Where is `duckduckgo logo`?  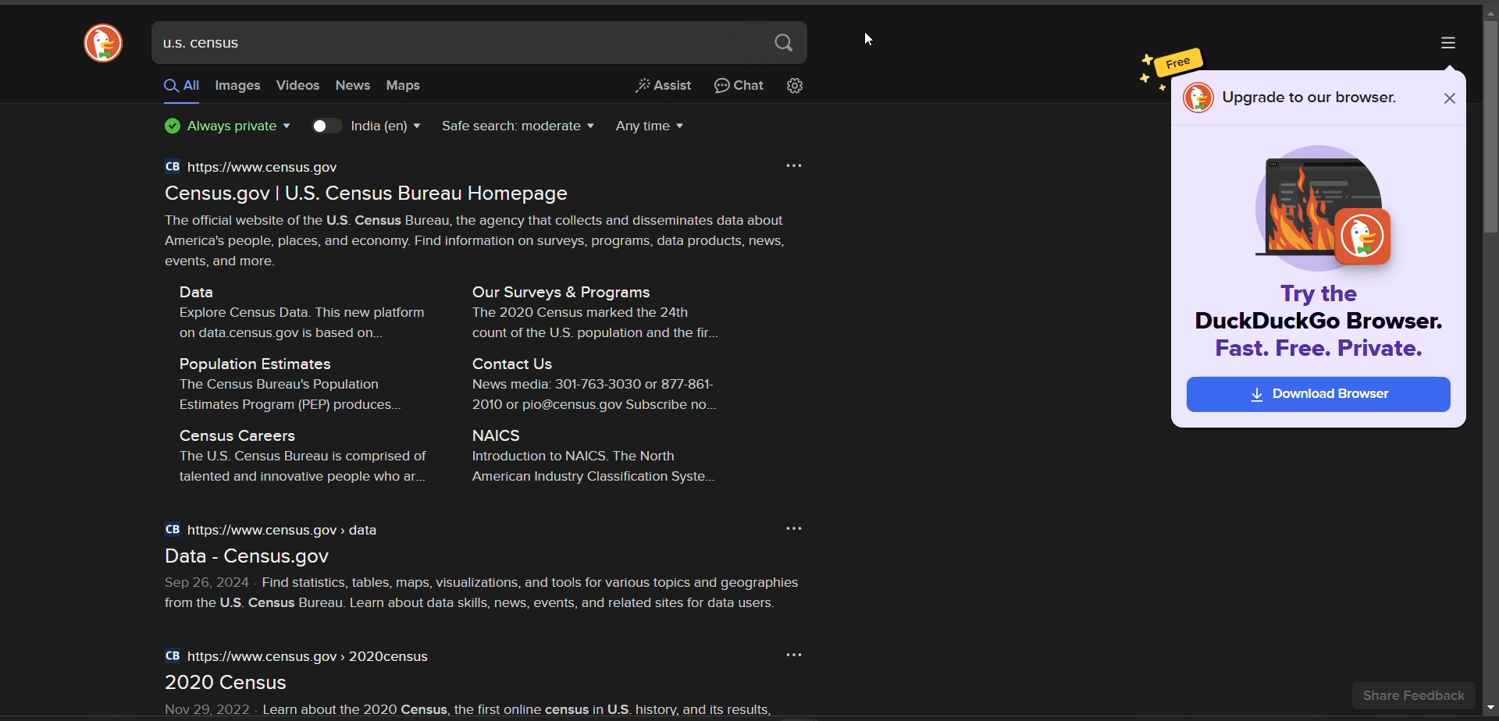
duckduckgo logo is located at coordinates (101, 42).